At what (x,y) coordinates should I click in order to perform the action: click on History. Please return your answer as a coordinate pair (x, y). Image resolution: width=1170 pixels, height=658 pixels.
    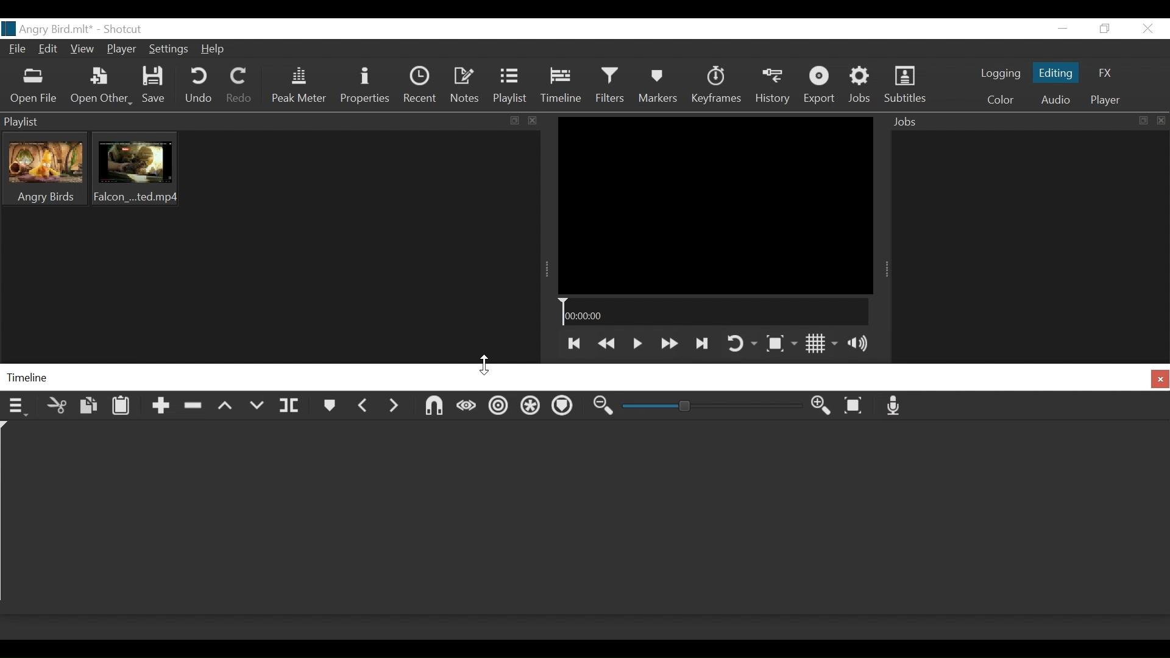
    Looking at the image, I should click on (772, 85).